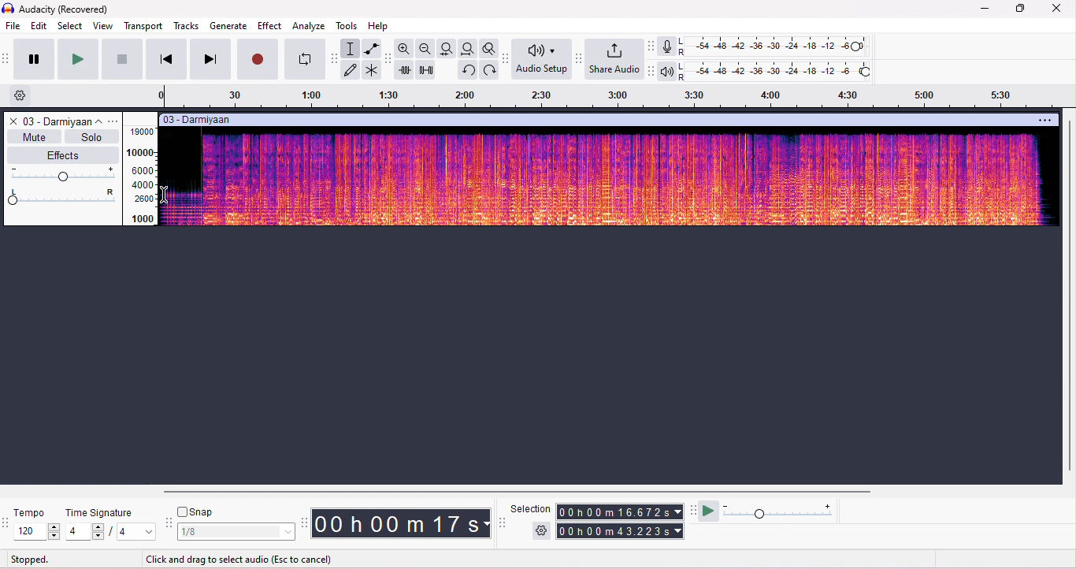  What do you see at coordinates (447, 49) in the screenshot?
I see `fit selection to width` at bounding box center [447, 49].